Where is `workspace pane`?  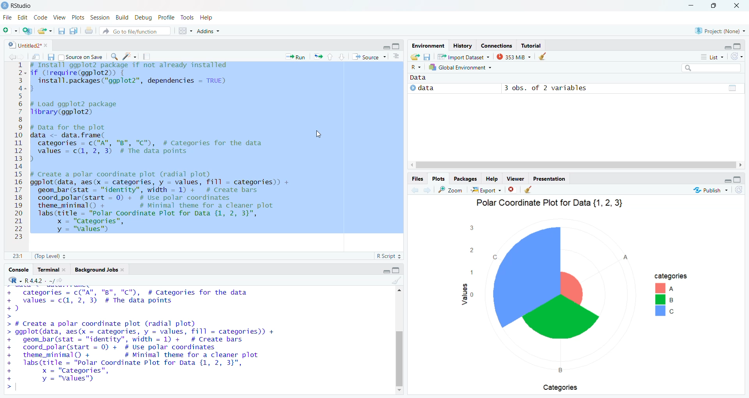
workspace pane is located at coordinates (186, 31).